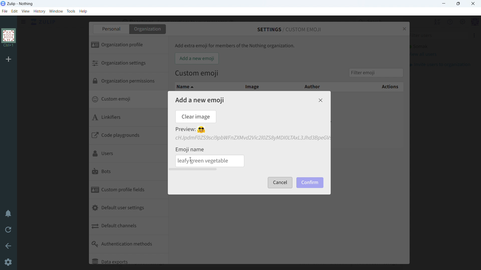 This screenshot has height=270, width=481. Describe the element at coordinates (252, 138) in the screenshot. I see `file added` at that location.